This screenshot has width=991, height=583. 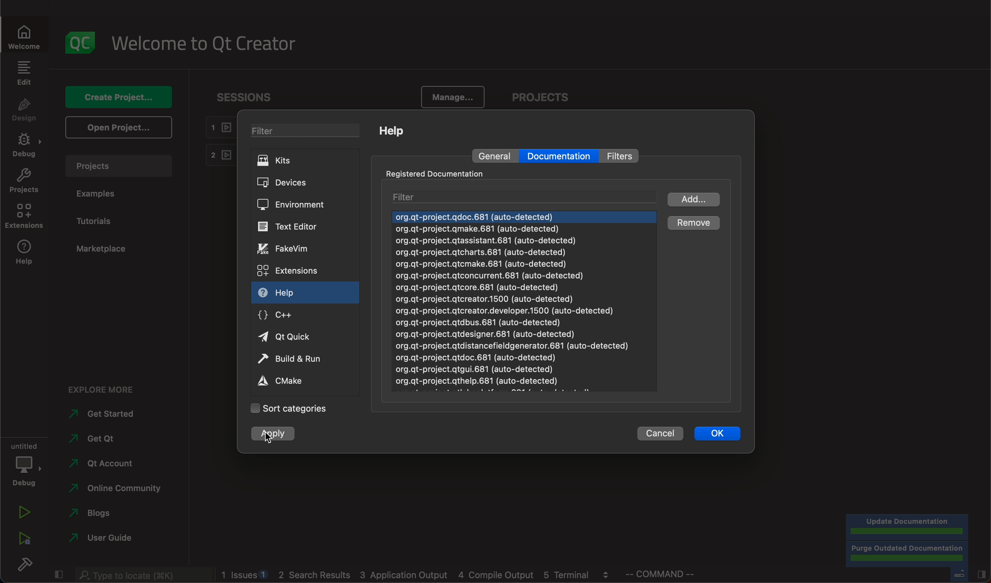 What do you see at coordinates (293, 248) in the screenshot?
I see `vim` at bounding box center [293, 248].